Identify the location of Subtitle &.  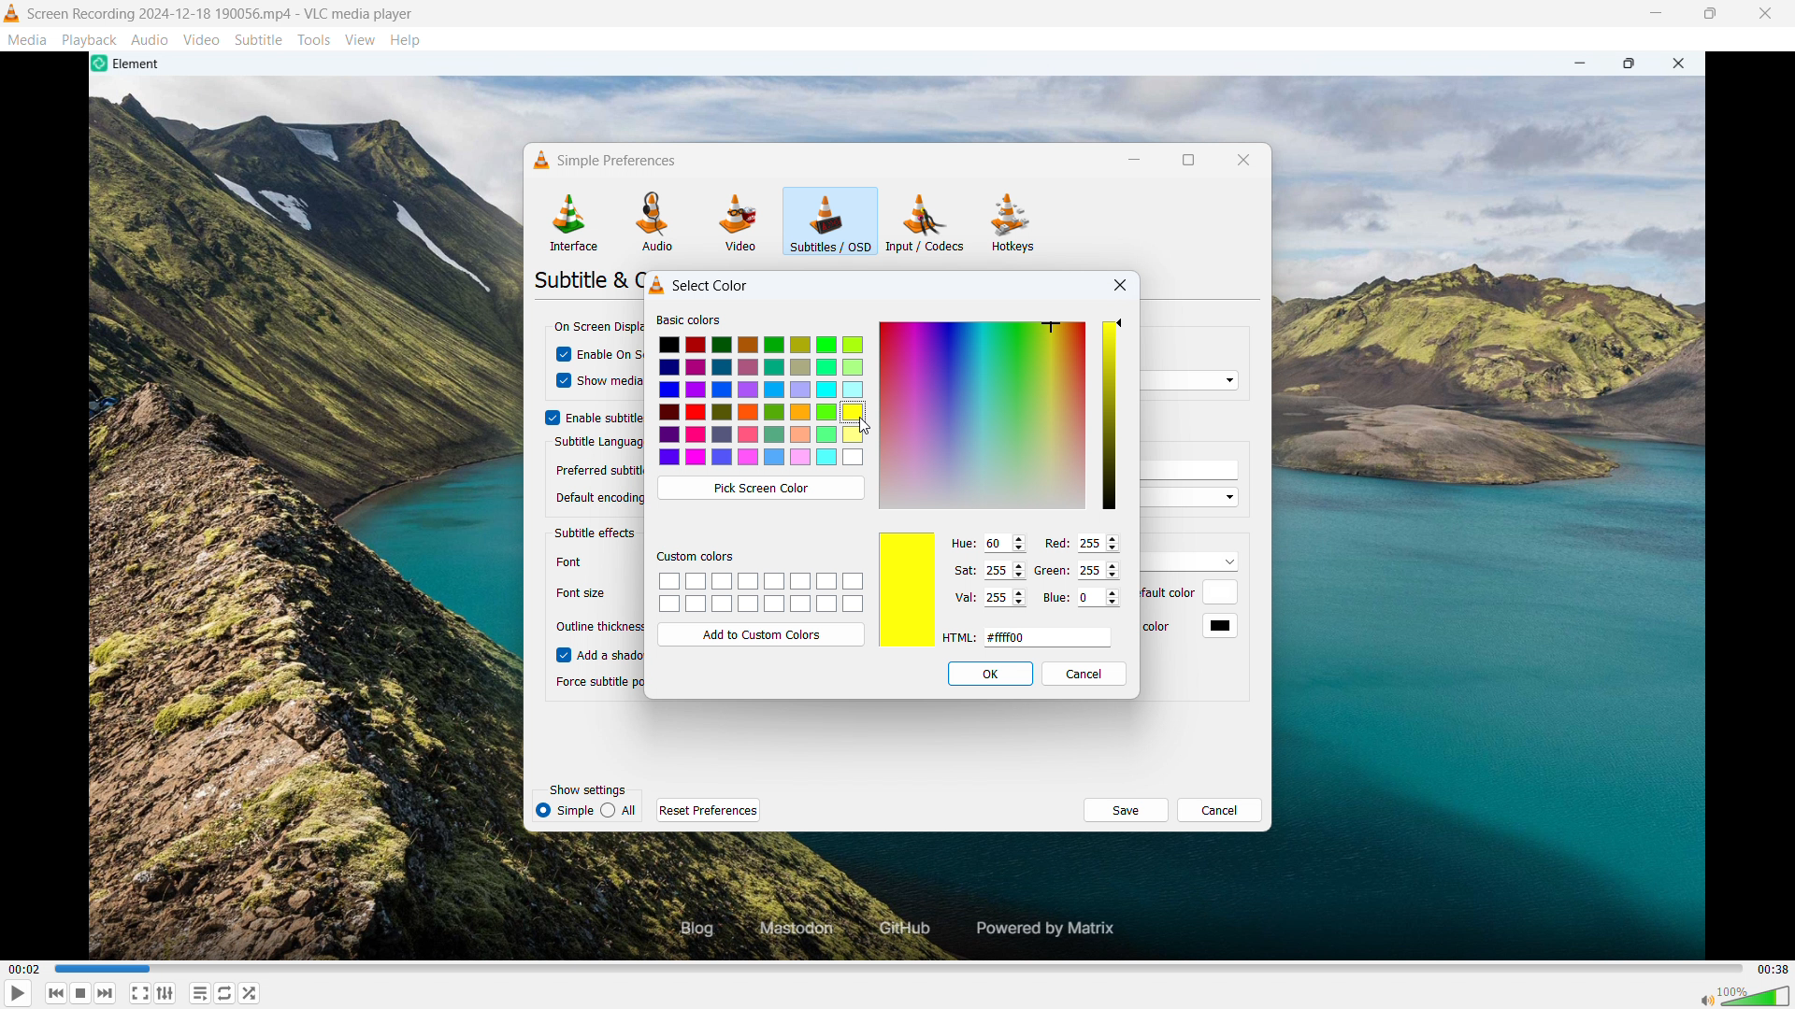
(585, 279).